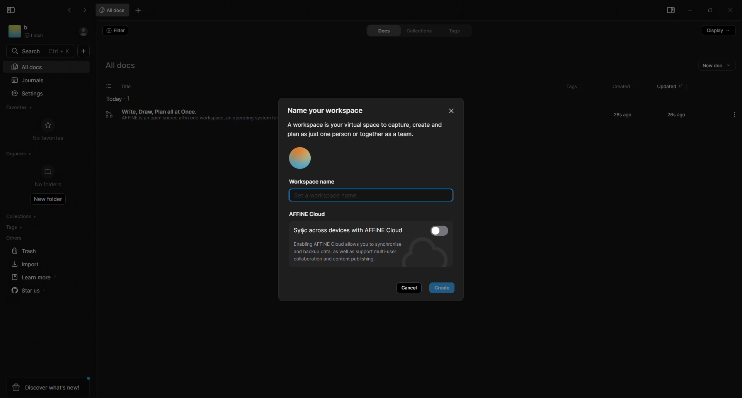 The height and width of the screenshot is (398, 742). I want to click on write draw pull, so click(190, 120).